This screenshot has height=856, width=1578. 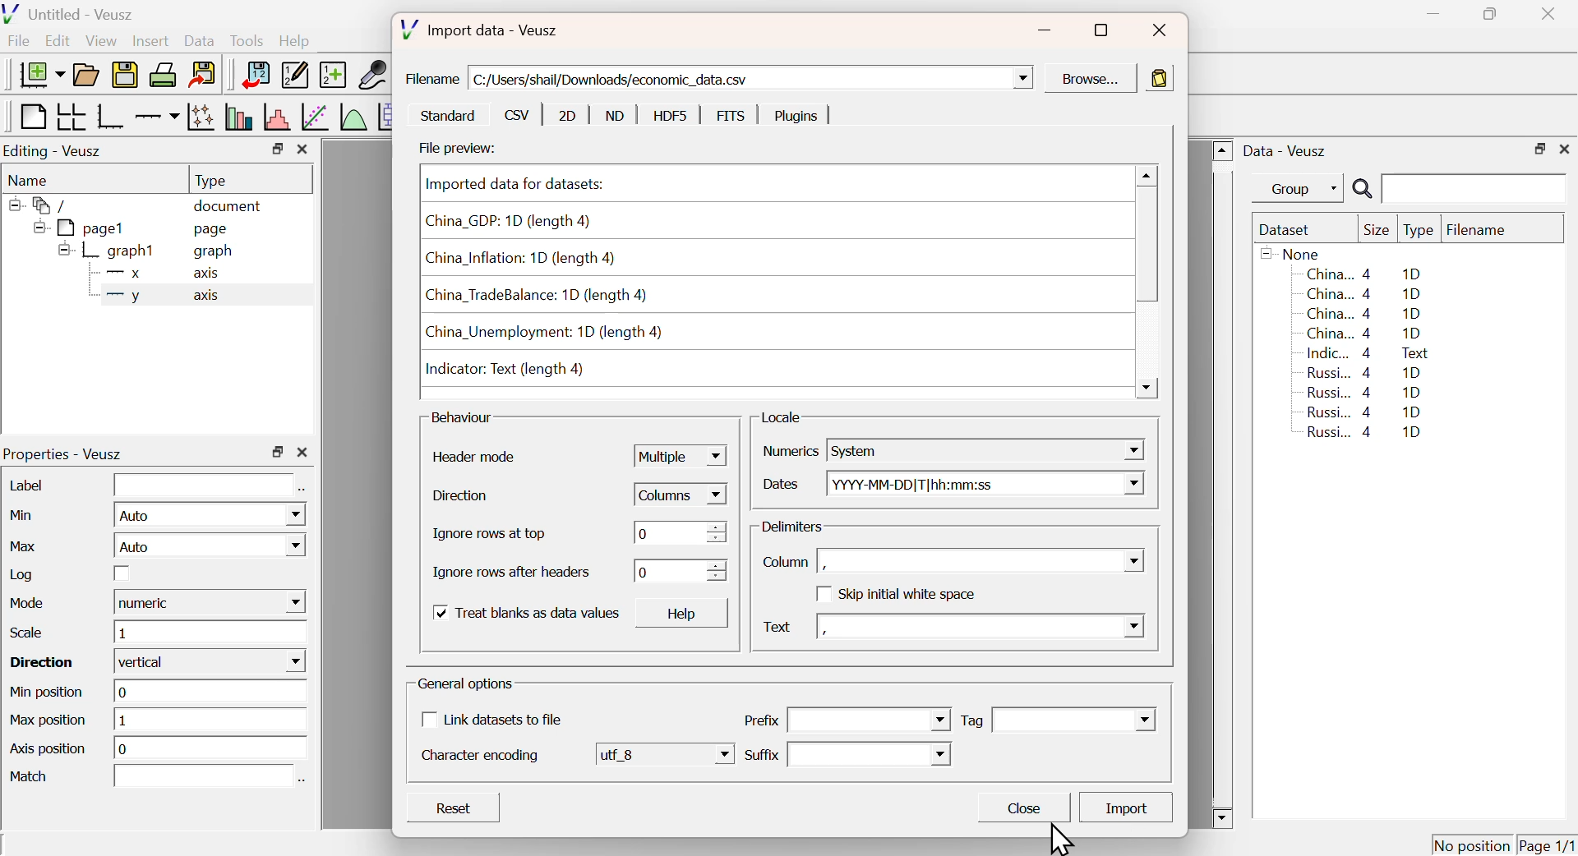 What do you see at coordinates (25, 633) in the screenshot?
I see `Scale` at bounding box center [25, 633].